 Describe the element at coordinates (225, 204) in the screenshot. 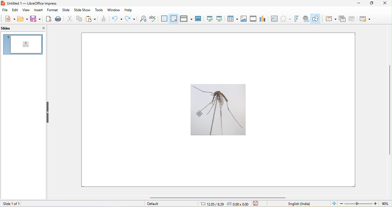

I see `cursor and object position` at that location.